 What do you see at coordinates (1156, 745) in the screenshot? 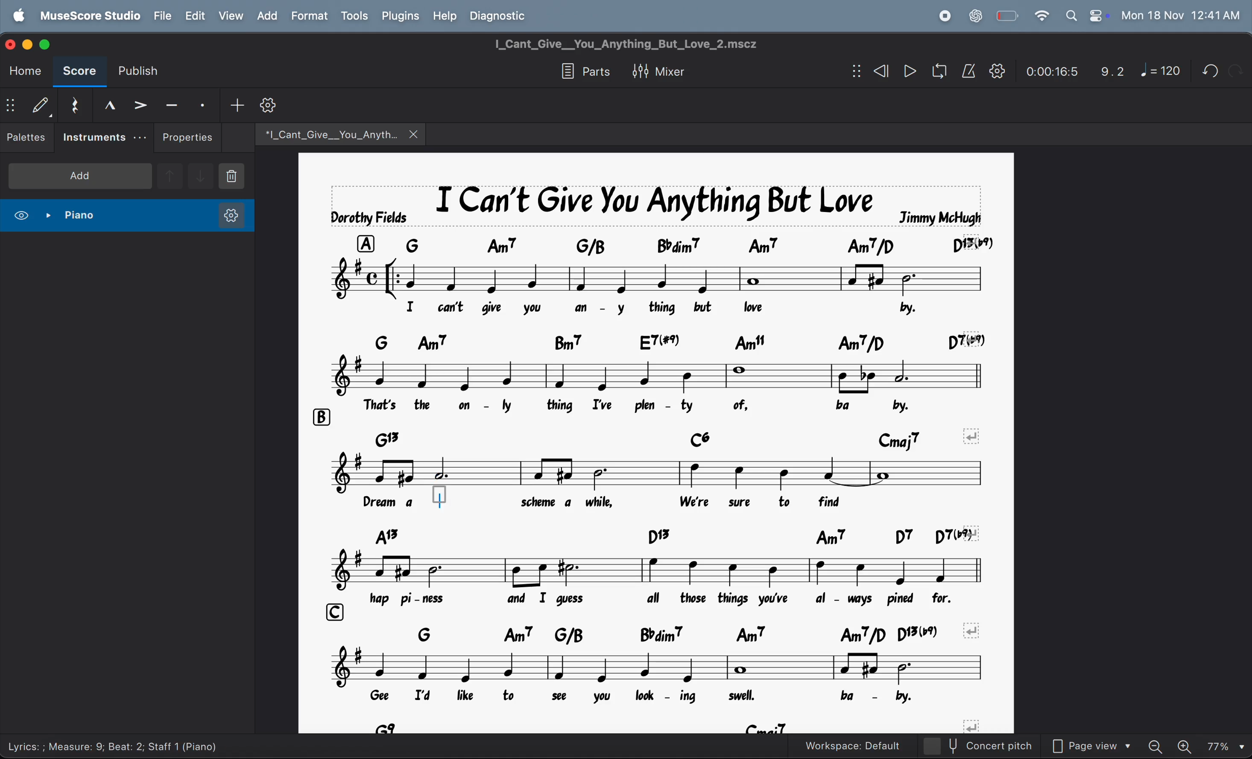
I see `zoom out` at bounding box center [1156, 745].